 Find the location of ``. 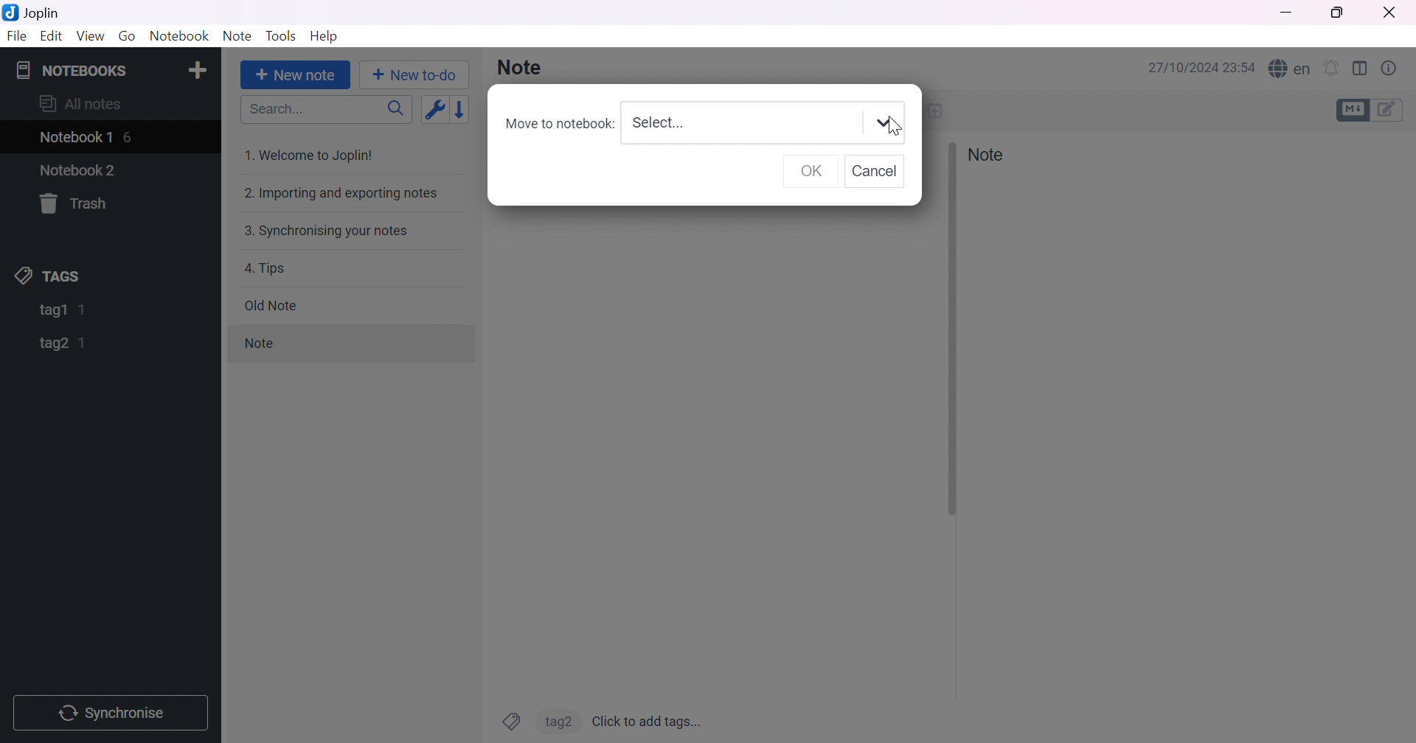

 is located at coordinates (951, 329).